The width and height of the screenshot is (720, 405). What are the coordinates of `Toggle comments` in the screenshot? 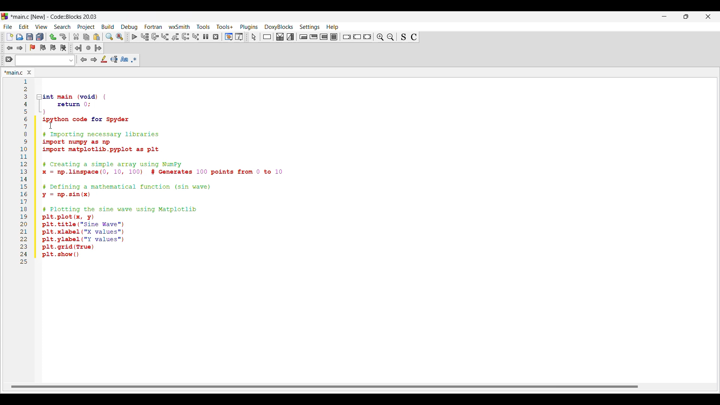 It's located at (414, 37).